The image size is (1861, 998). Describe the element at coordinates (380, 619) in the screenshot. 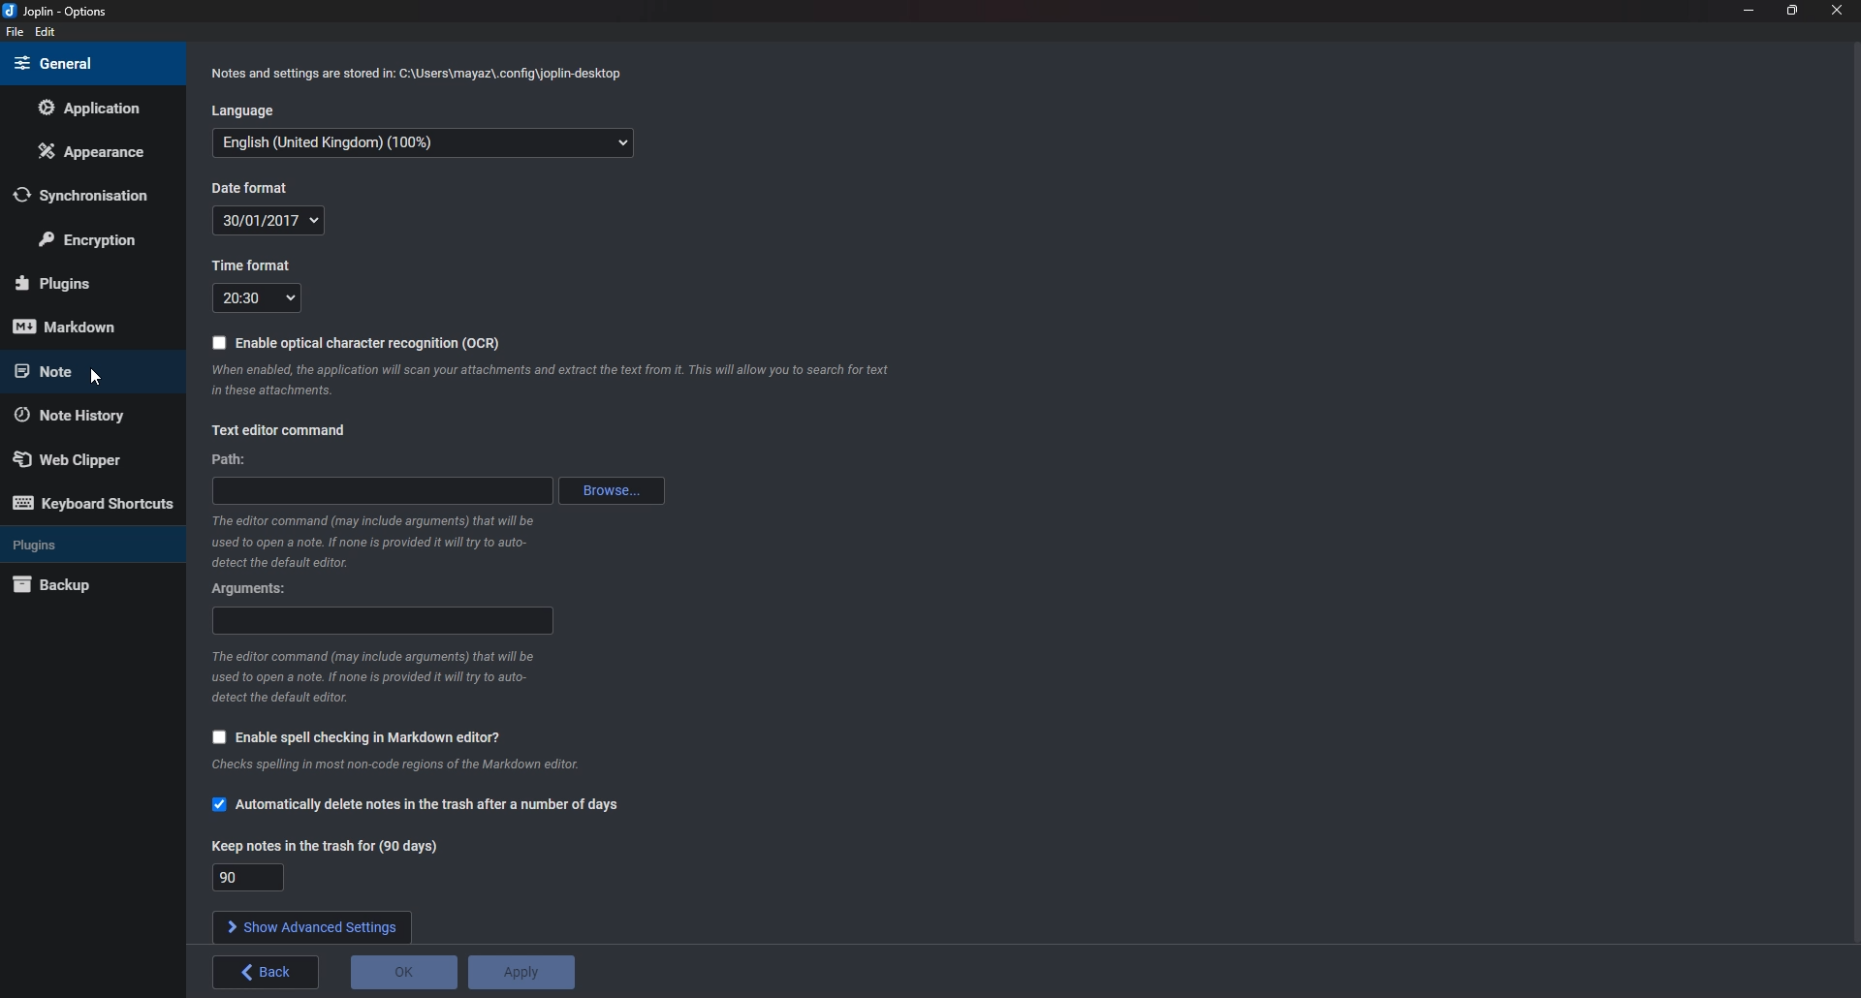

I see `Arguments` at that location.